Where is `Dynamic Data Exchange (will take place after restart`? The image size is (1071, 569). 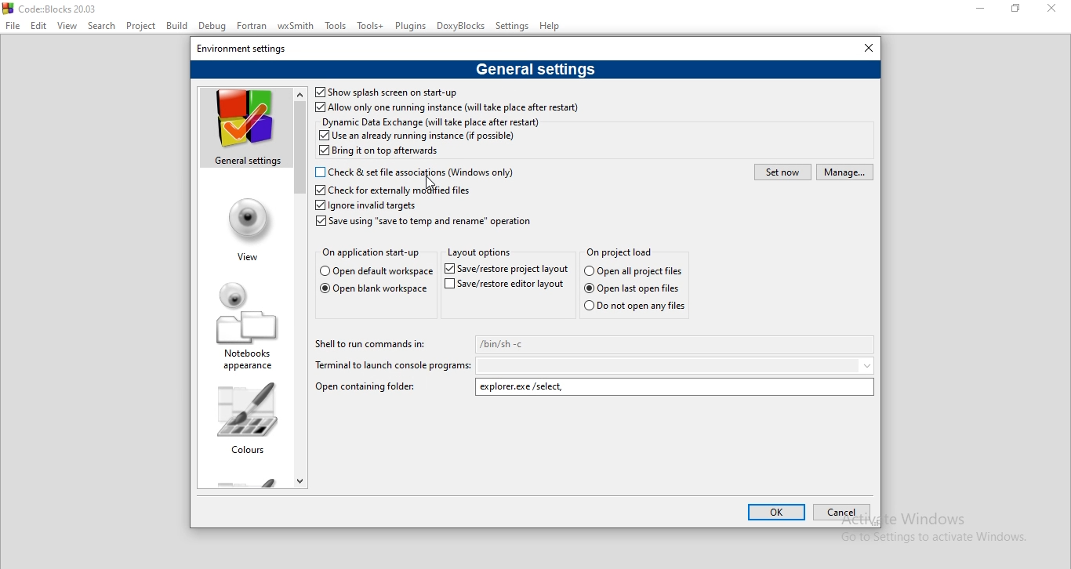 Dynamic Data Exchange (will take place after restart is located at coordinates (430, 121).